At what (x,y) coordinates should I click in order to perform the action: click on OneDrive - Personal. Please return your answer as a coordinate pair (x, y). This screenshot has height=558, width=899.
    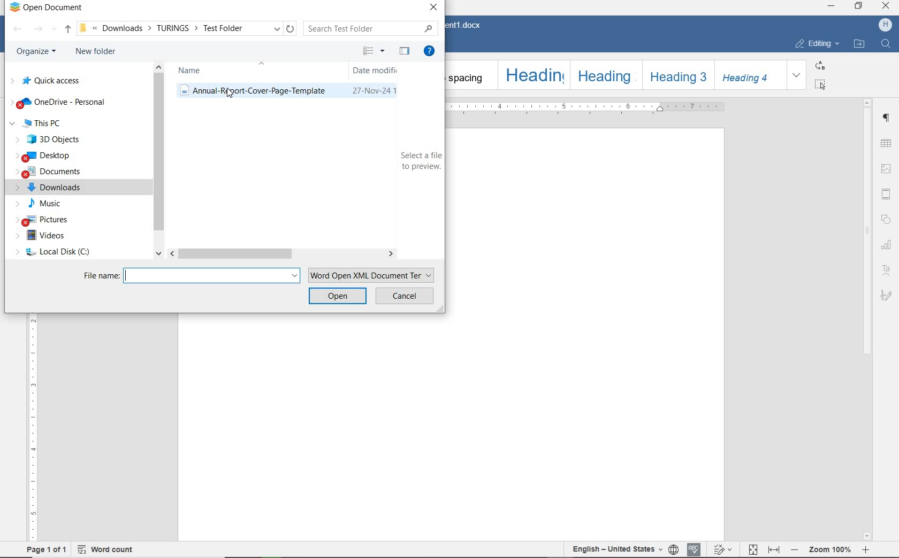
    Looking at the image, I should click on (60, 103).